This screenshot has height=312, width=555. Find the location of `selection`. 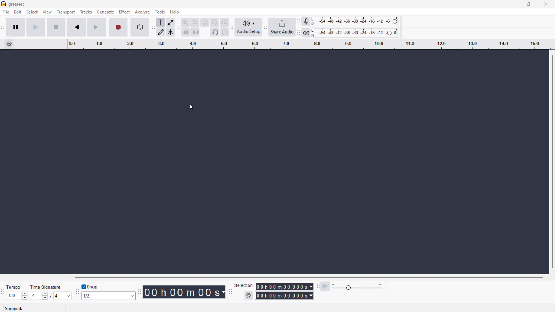

selection is located at coordinates (244, 286).